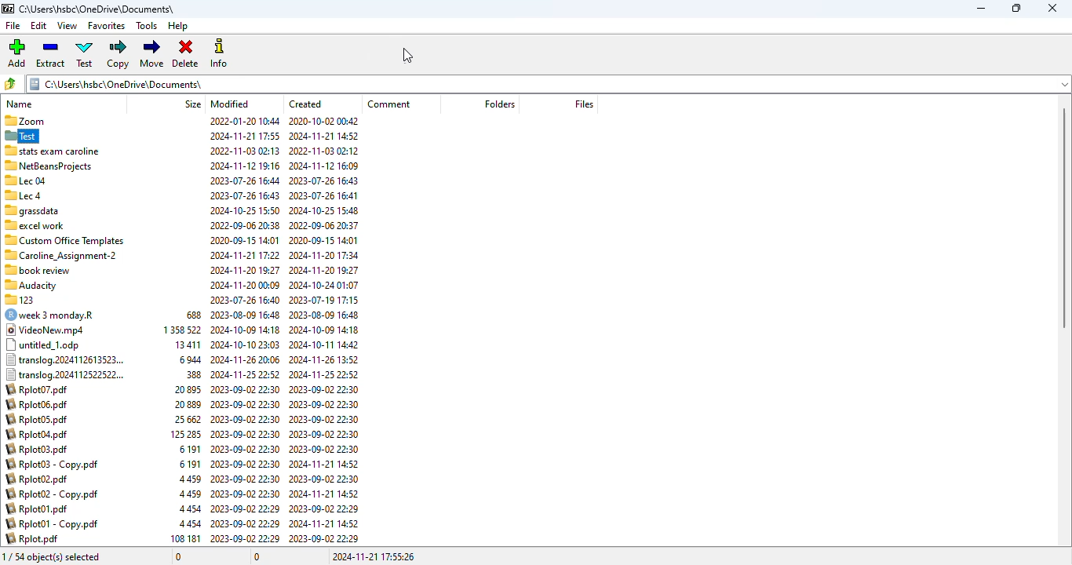 This screenshot has width=1072, height=565. Describe the element at coordinates (184, 538) in the screenshot. I see `108 181` at that location.